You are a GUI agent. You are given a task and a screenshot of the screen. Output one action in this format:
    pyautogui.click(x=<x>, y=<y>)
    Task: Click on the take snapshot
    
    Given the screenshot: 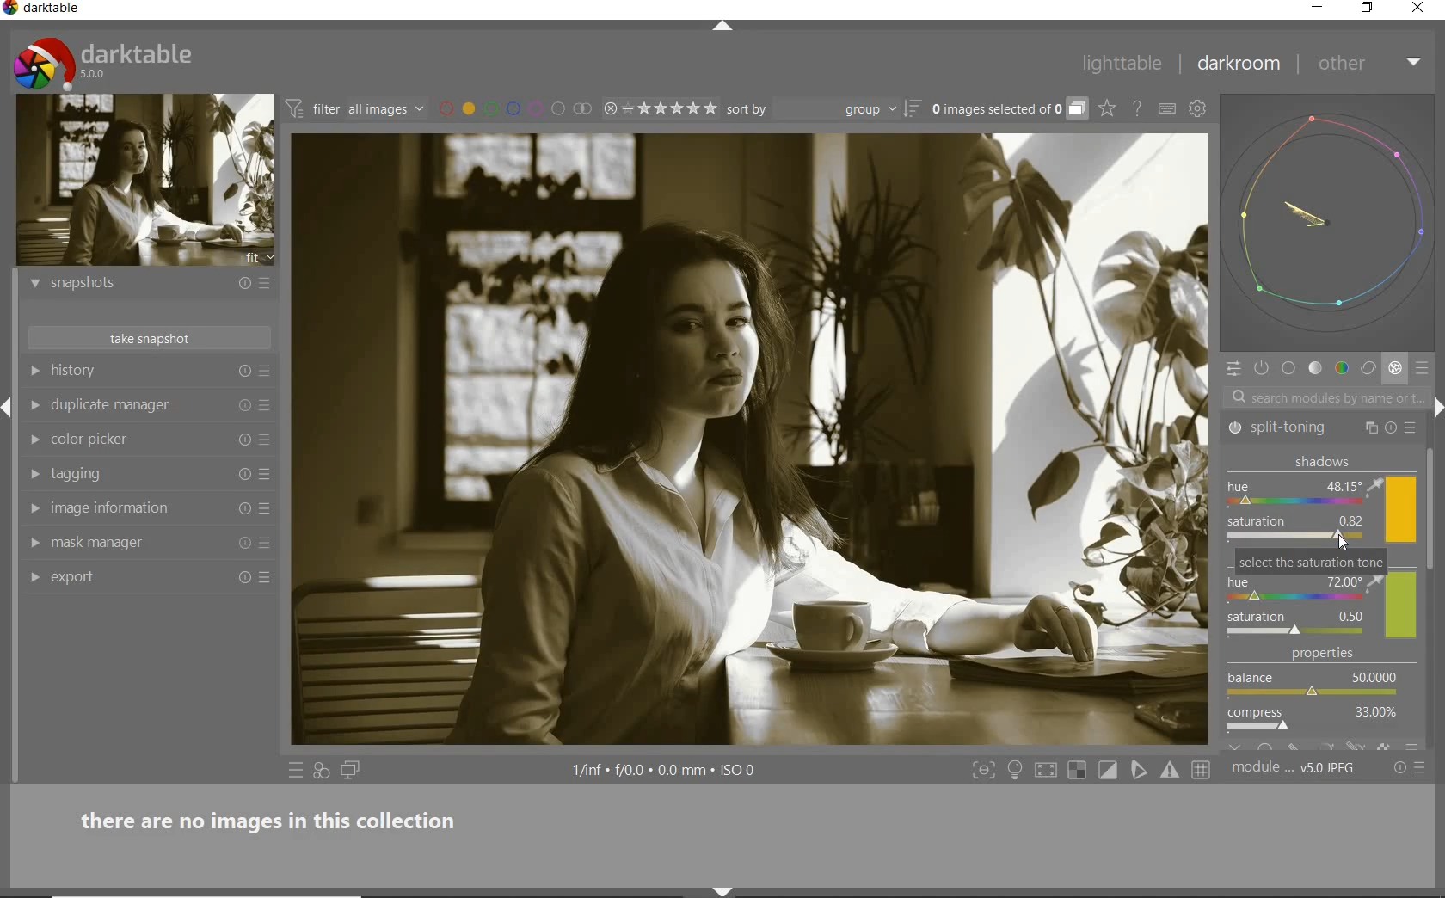 What is the action you would take?
    pyautogui.click(x=146, y=338)
    